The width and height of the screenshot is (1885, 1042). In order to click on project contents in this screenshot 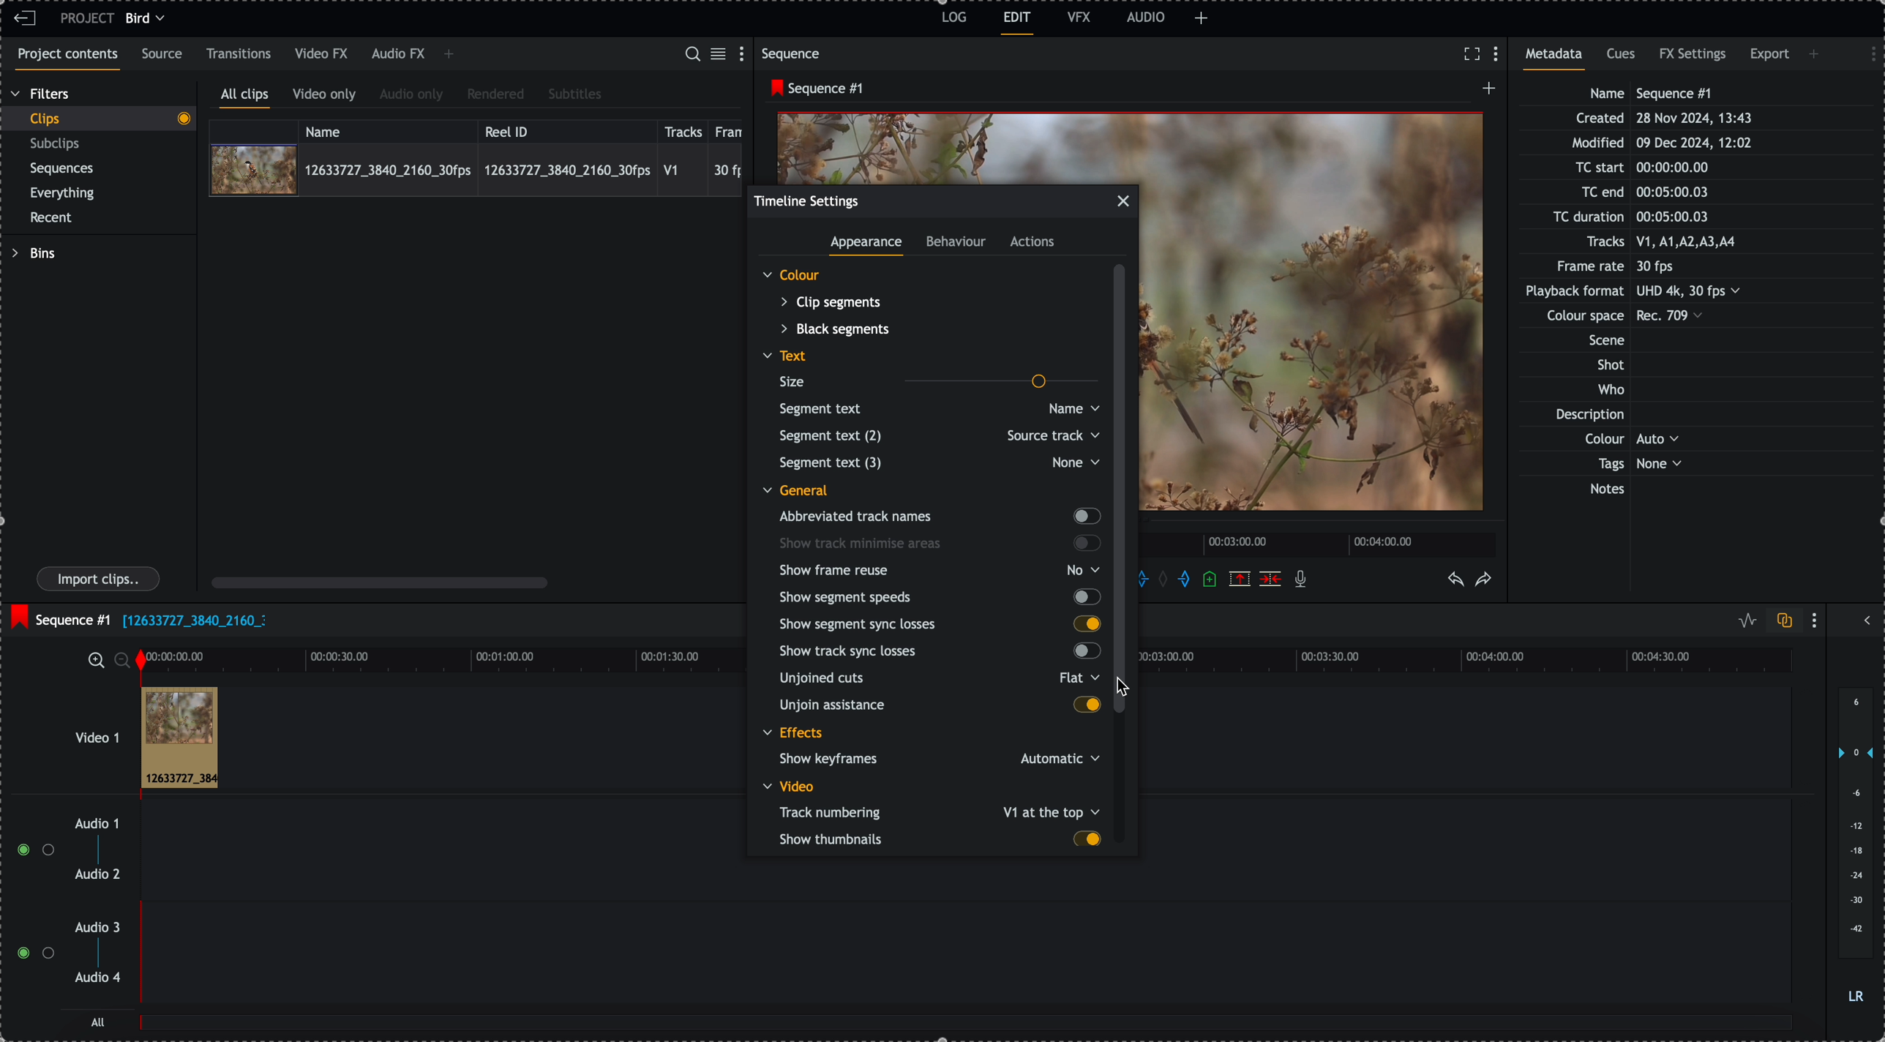, I will do `click(64, 59)`.